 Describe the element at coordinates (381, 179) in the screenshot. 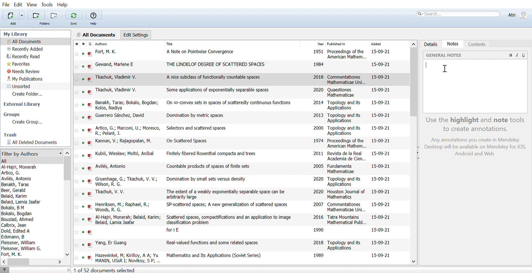

I see `15-09-21` at that location.